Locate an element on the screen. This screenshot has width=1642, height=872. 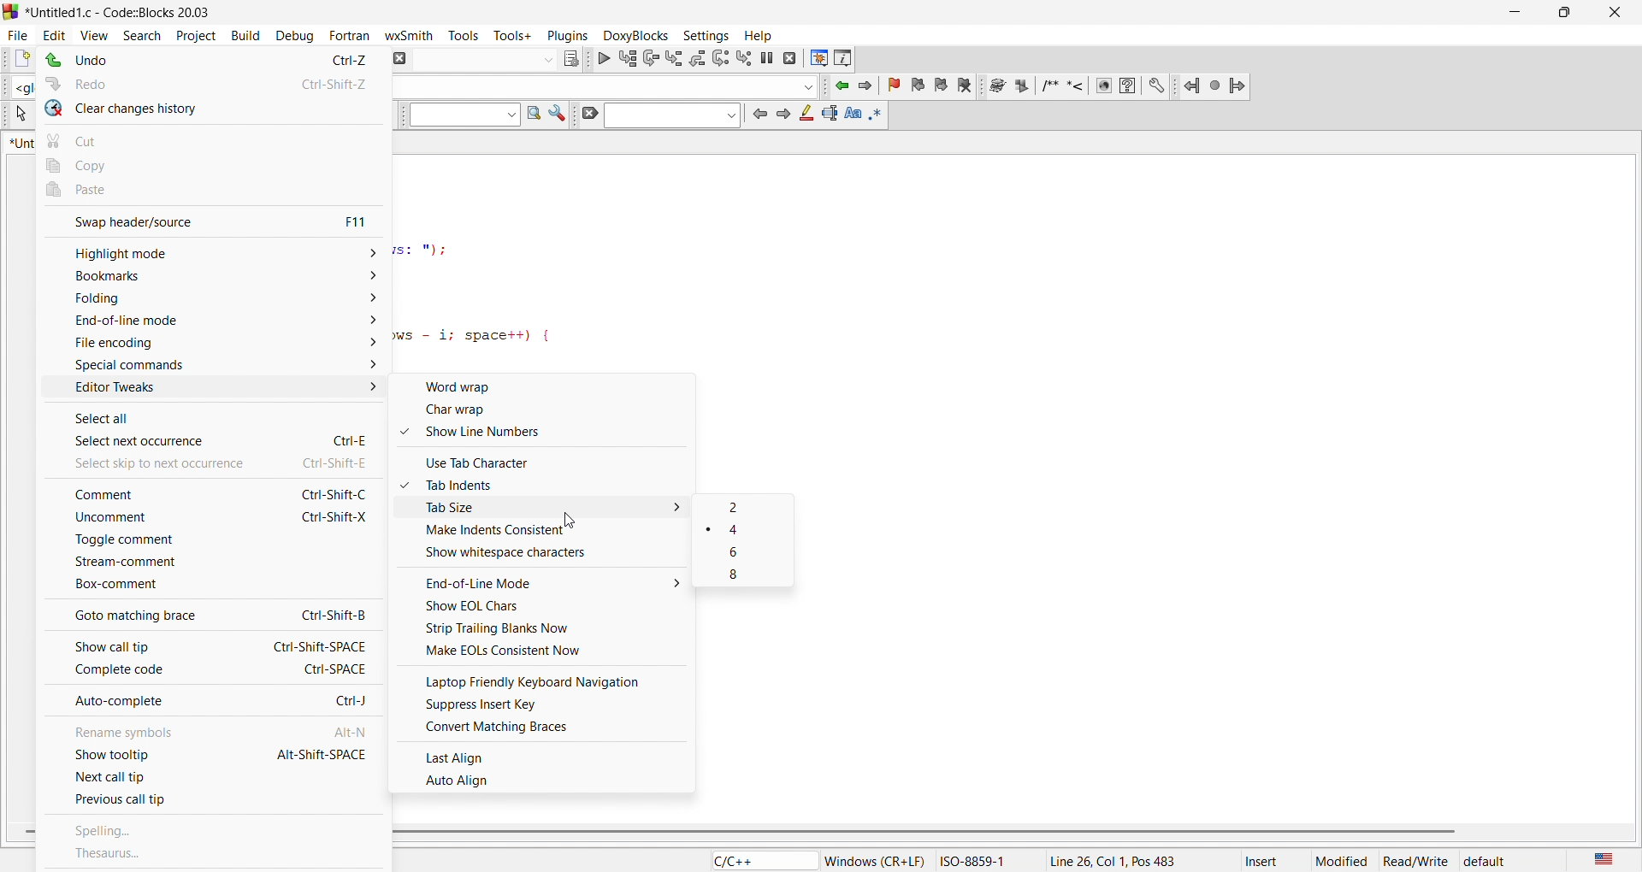
file encoding  is located at coordinates (209, 346).